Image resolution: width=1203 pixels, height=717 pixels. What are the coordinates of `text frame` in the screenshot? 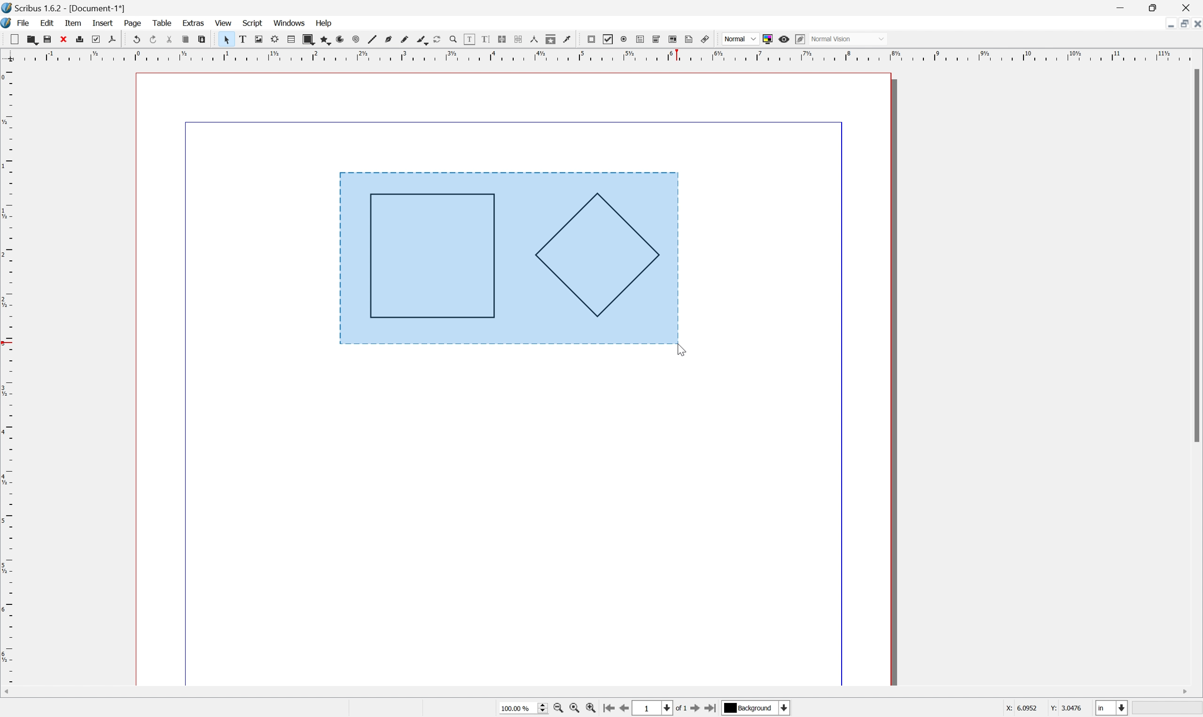 It's located at (240, 40).